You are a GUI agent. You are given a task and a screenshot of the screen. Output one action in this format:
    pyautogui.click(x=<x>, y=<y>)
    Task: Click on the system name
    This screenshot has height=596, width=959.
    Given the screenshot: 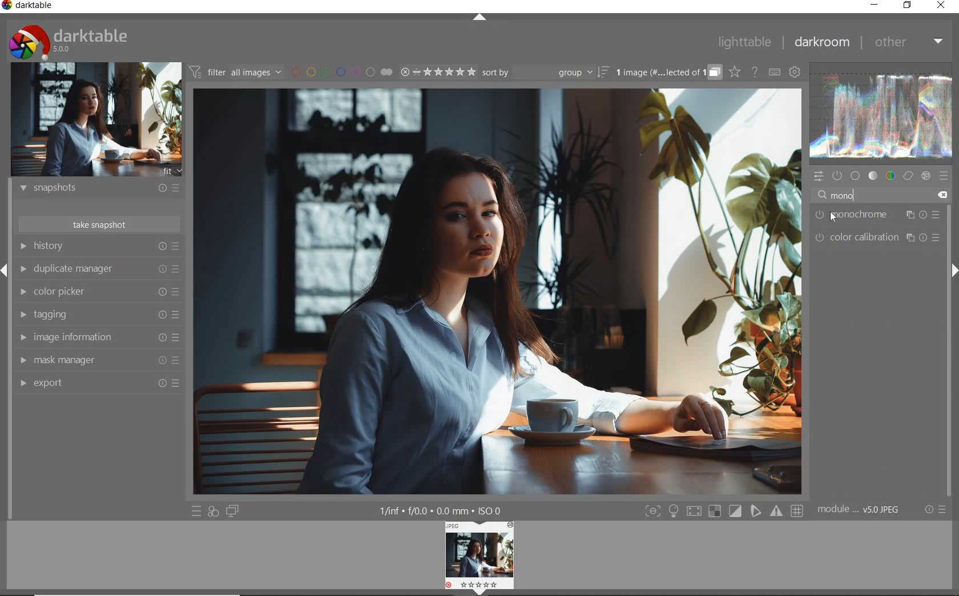 What is the action you would take?
    pyautogui.click(x=29, y=7)
    